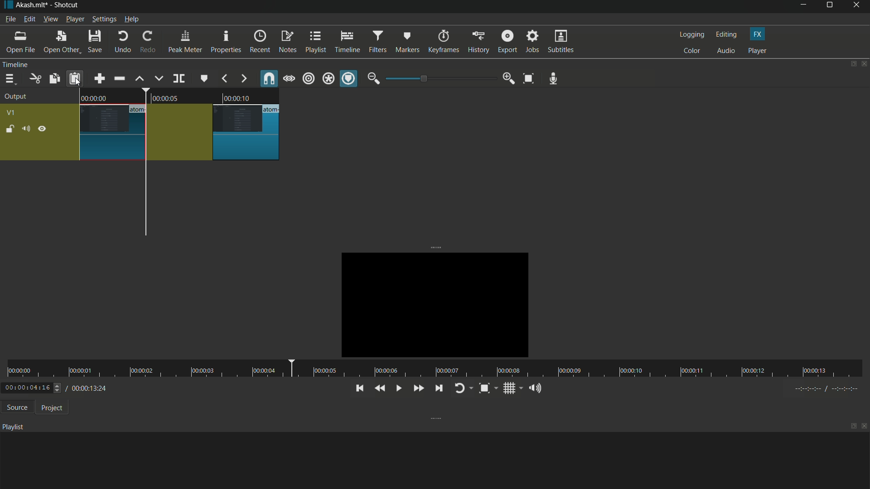 The width and height of the screenshot is (870, 489). I want to click on maximize, so click(831, 7).